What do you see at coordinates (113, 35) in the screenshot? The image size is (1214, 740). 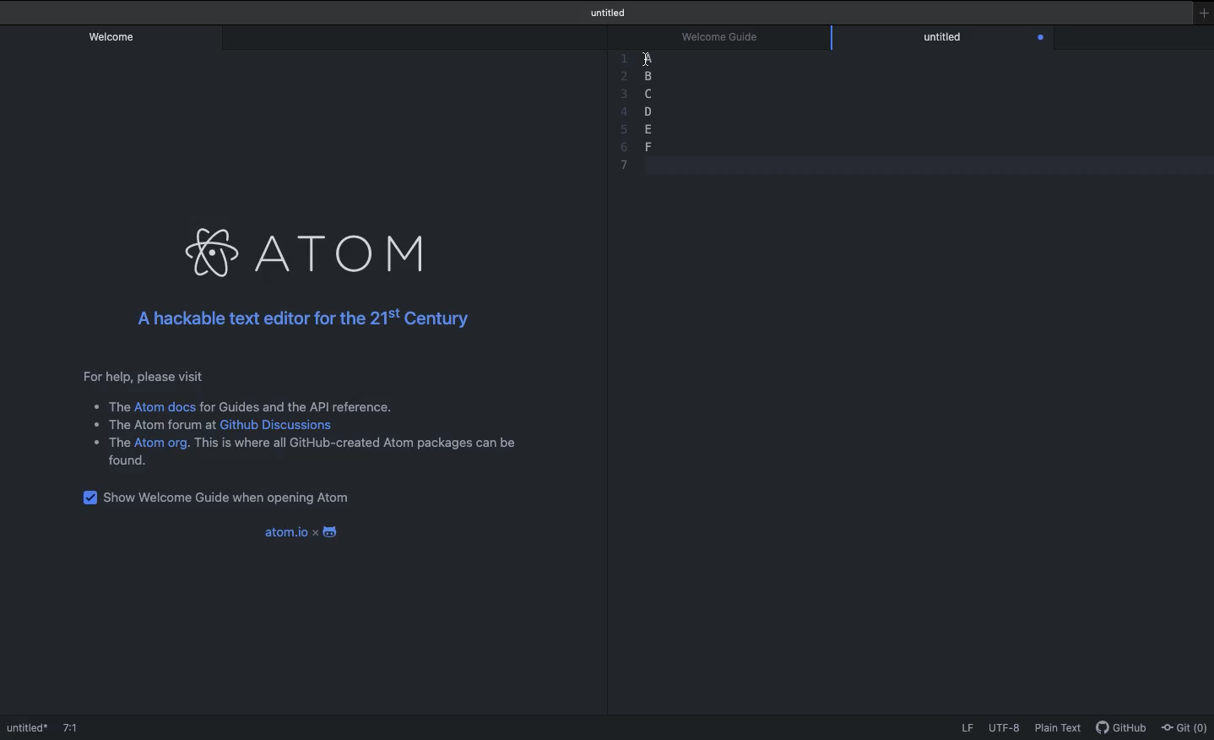 I see `Welcome` at bounding box center [113, 35].